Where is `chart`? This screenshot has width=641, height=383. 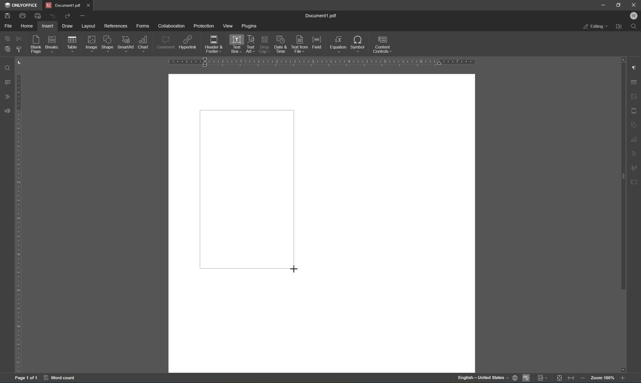
chart is located at coordinates (143, 44).